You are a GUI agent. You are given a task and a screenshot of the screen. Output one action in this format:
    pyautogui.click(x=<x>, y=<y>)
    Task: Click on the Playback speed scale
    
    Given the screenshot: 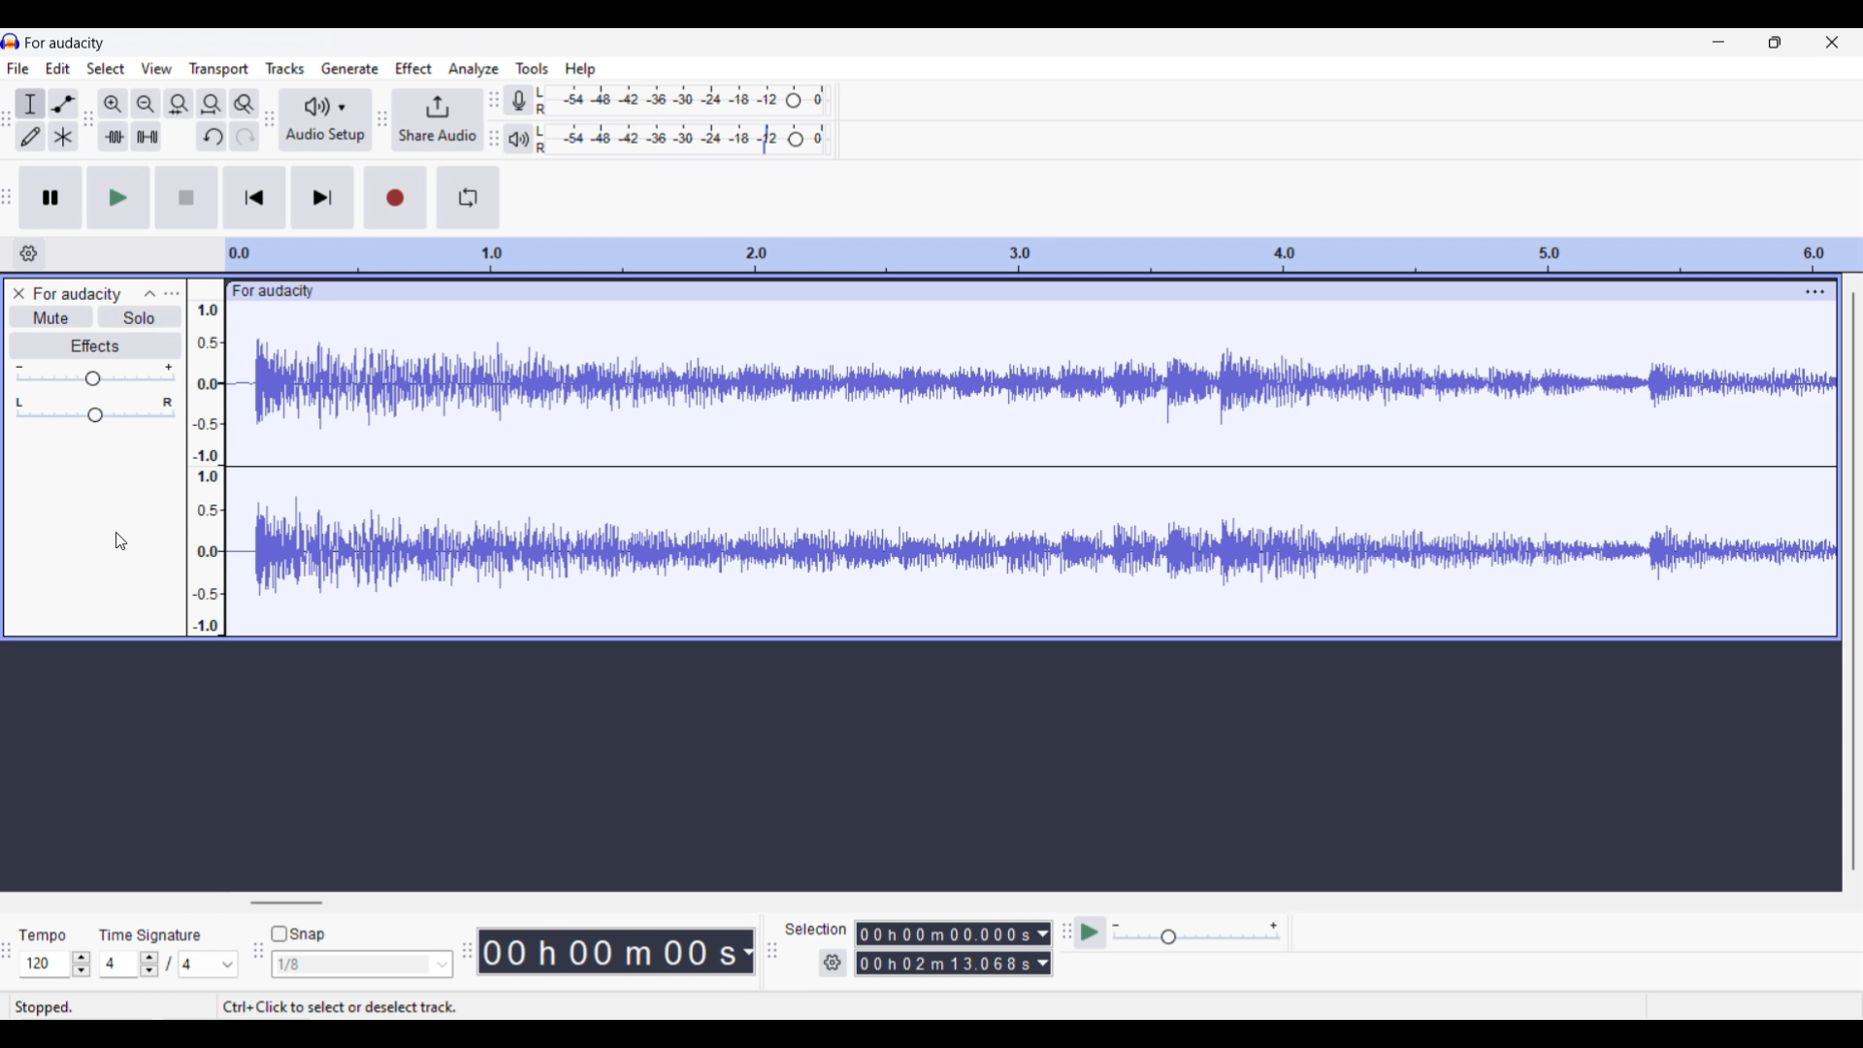 What is the action you would take?
    pyautogui.click(x=1195, y=934)
    